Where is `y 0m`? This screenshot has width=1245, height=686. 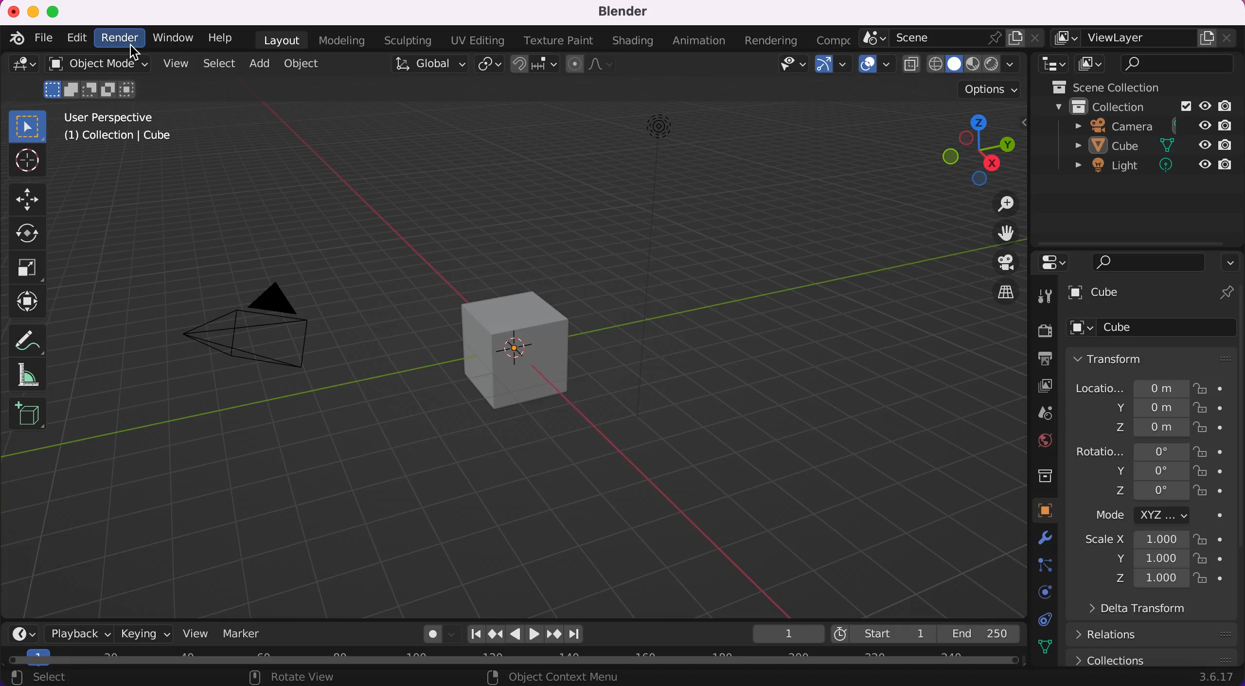
y 0m is located at coordinates (1127, 407).